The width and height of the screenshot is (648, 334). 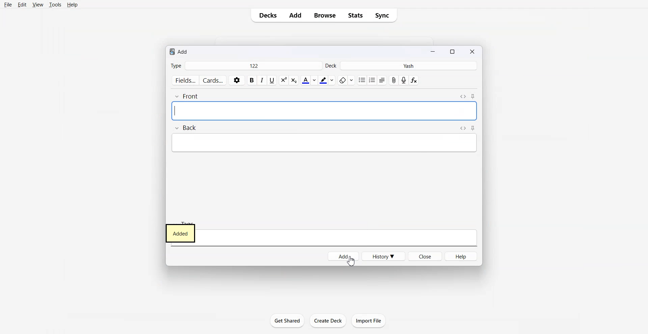 I want to click on Tools, so click(x=55, y=5).